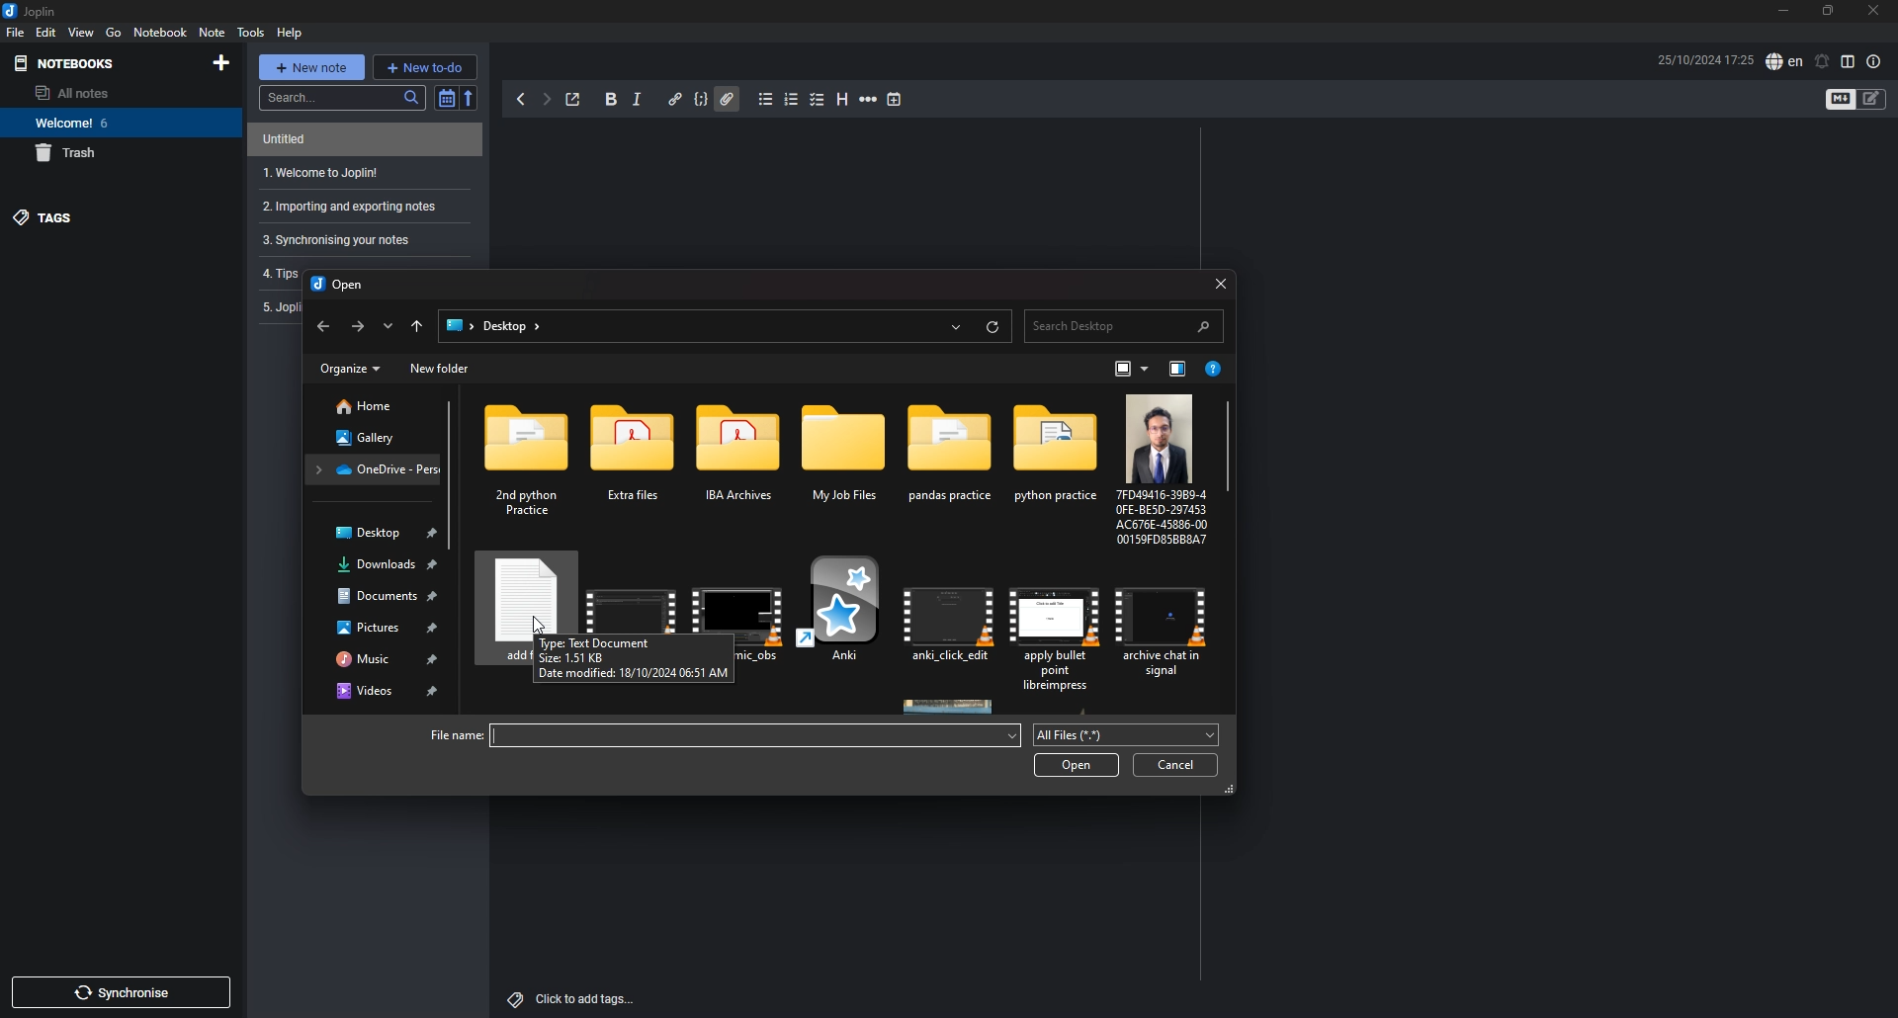  Describe the element at coordinates (841, 100) in the screenshot. I see `heading` at that location.